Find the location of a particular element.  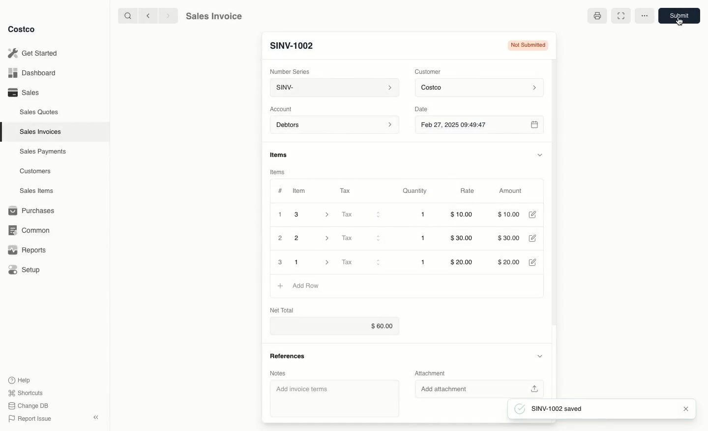

Full width toggle is located at coordinates (622, 15).